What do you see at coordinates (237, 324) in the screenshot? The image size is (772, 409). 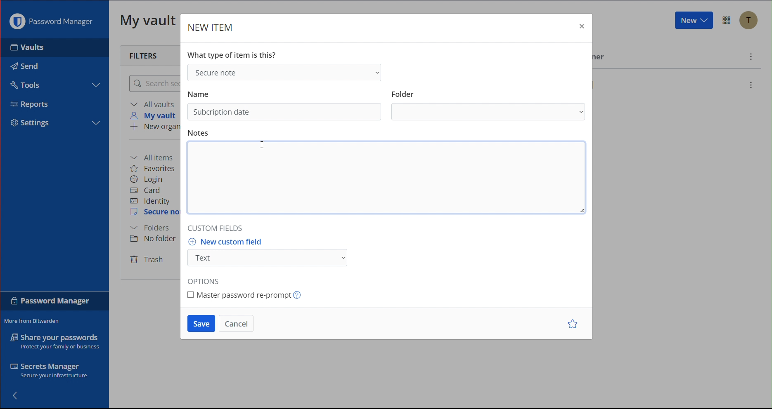 I see `Cancel` at bounding box center [237, 324].